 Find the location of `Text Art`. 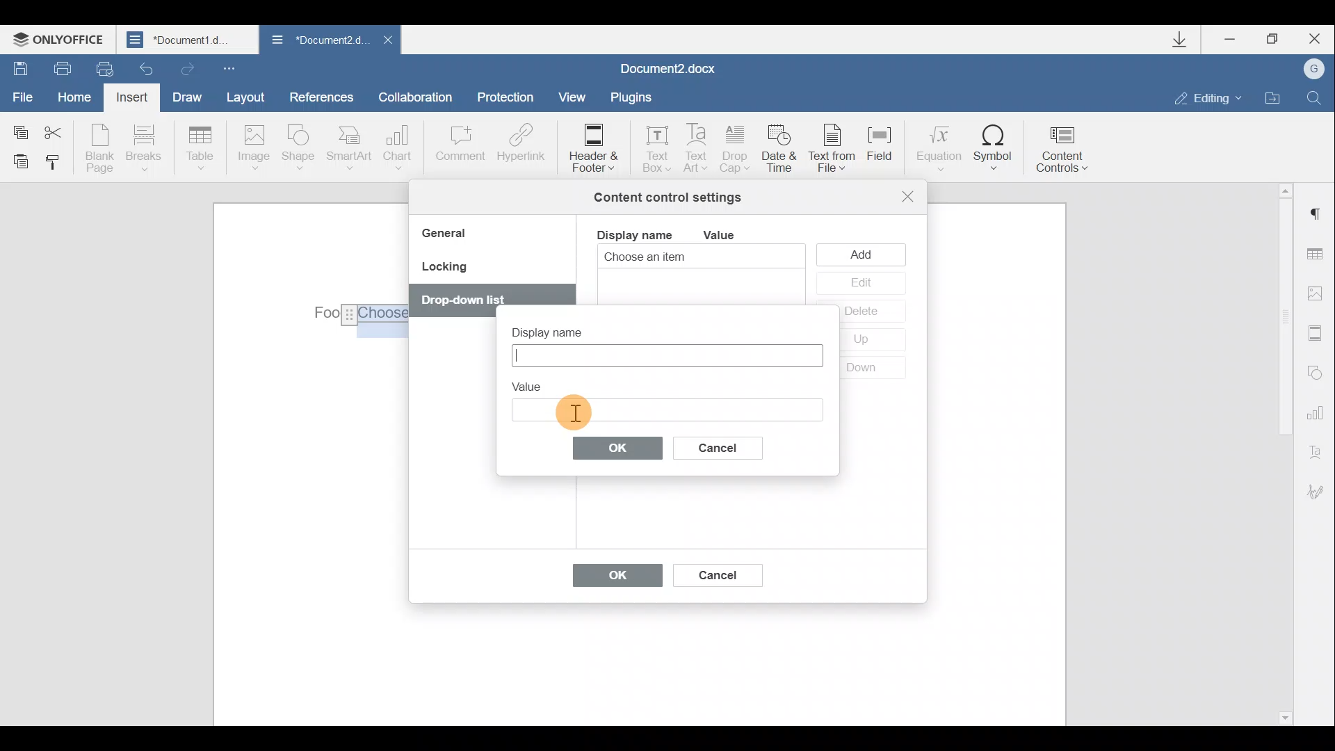

Text Art is located at coordinates (697, 149).